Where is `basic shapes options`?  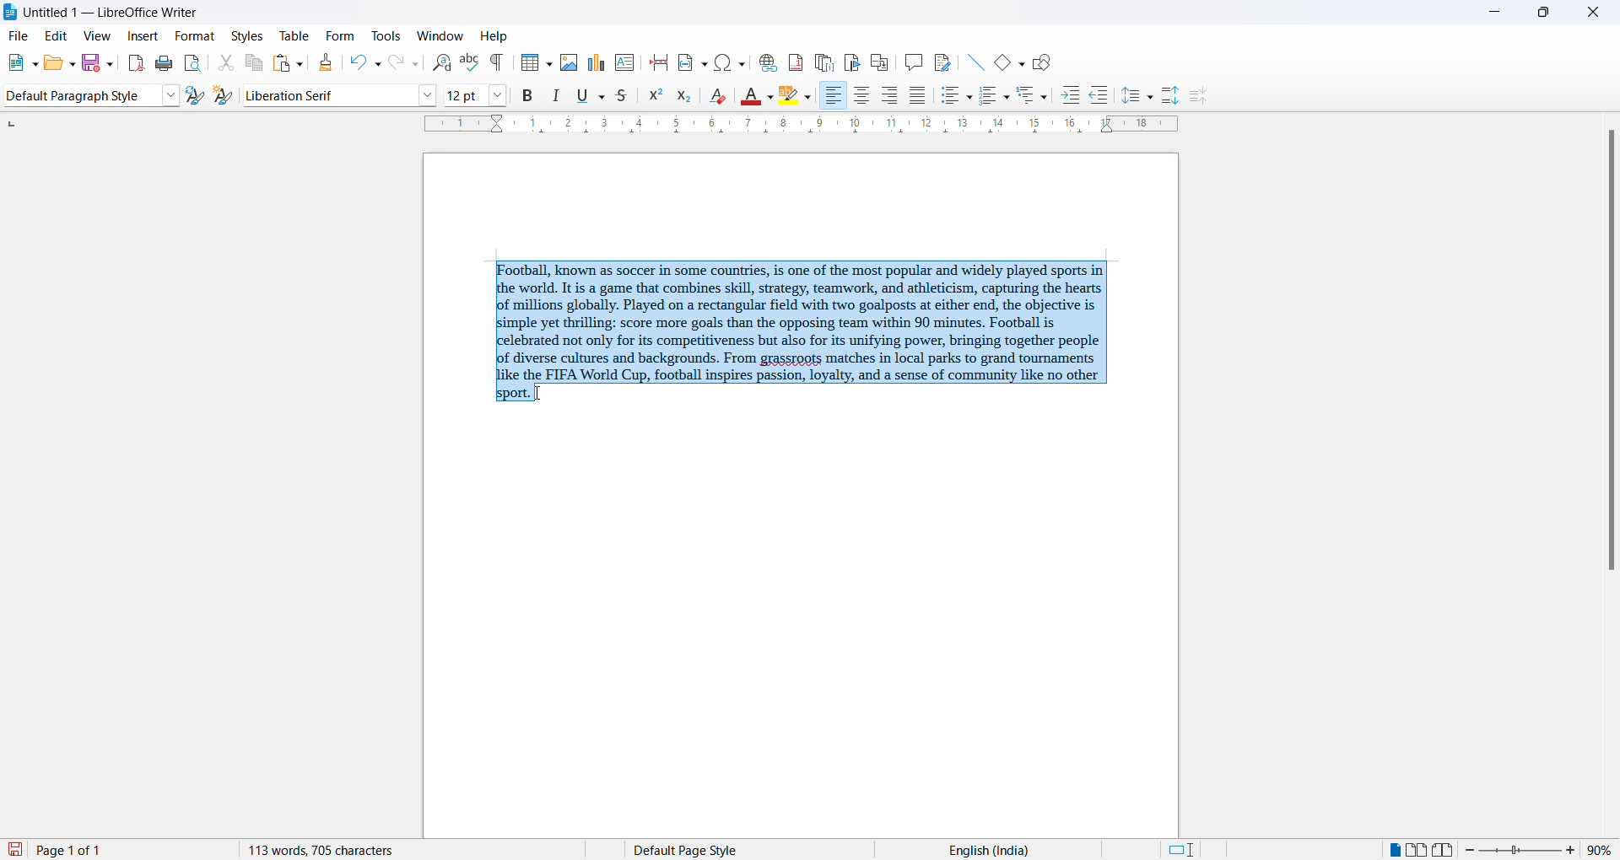
basic shapes options is located at coordinates (1019, 64).